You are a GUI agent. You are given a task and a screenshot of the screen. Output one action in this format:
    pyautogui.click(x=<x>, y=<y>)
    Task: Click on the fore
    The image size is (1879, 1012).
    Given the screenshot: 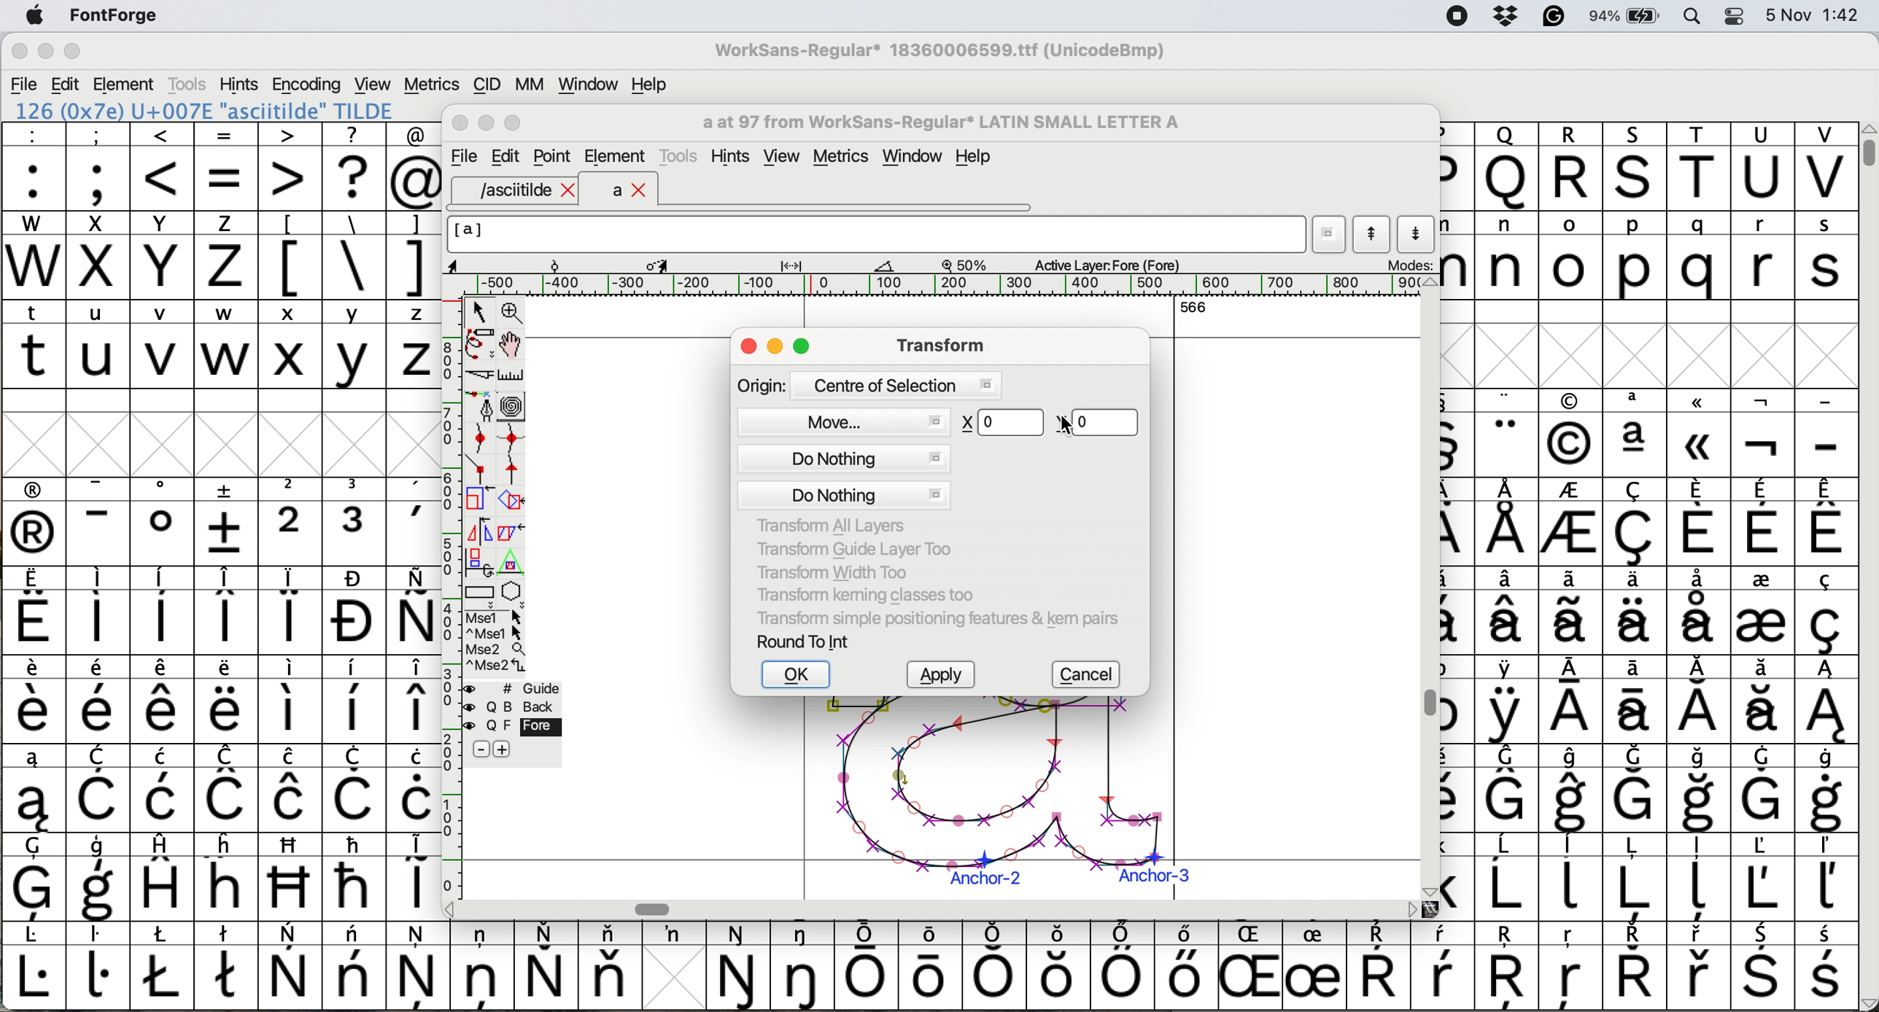 What is the action you would take?
    pyautogui.click(x=514, y=727)
    